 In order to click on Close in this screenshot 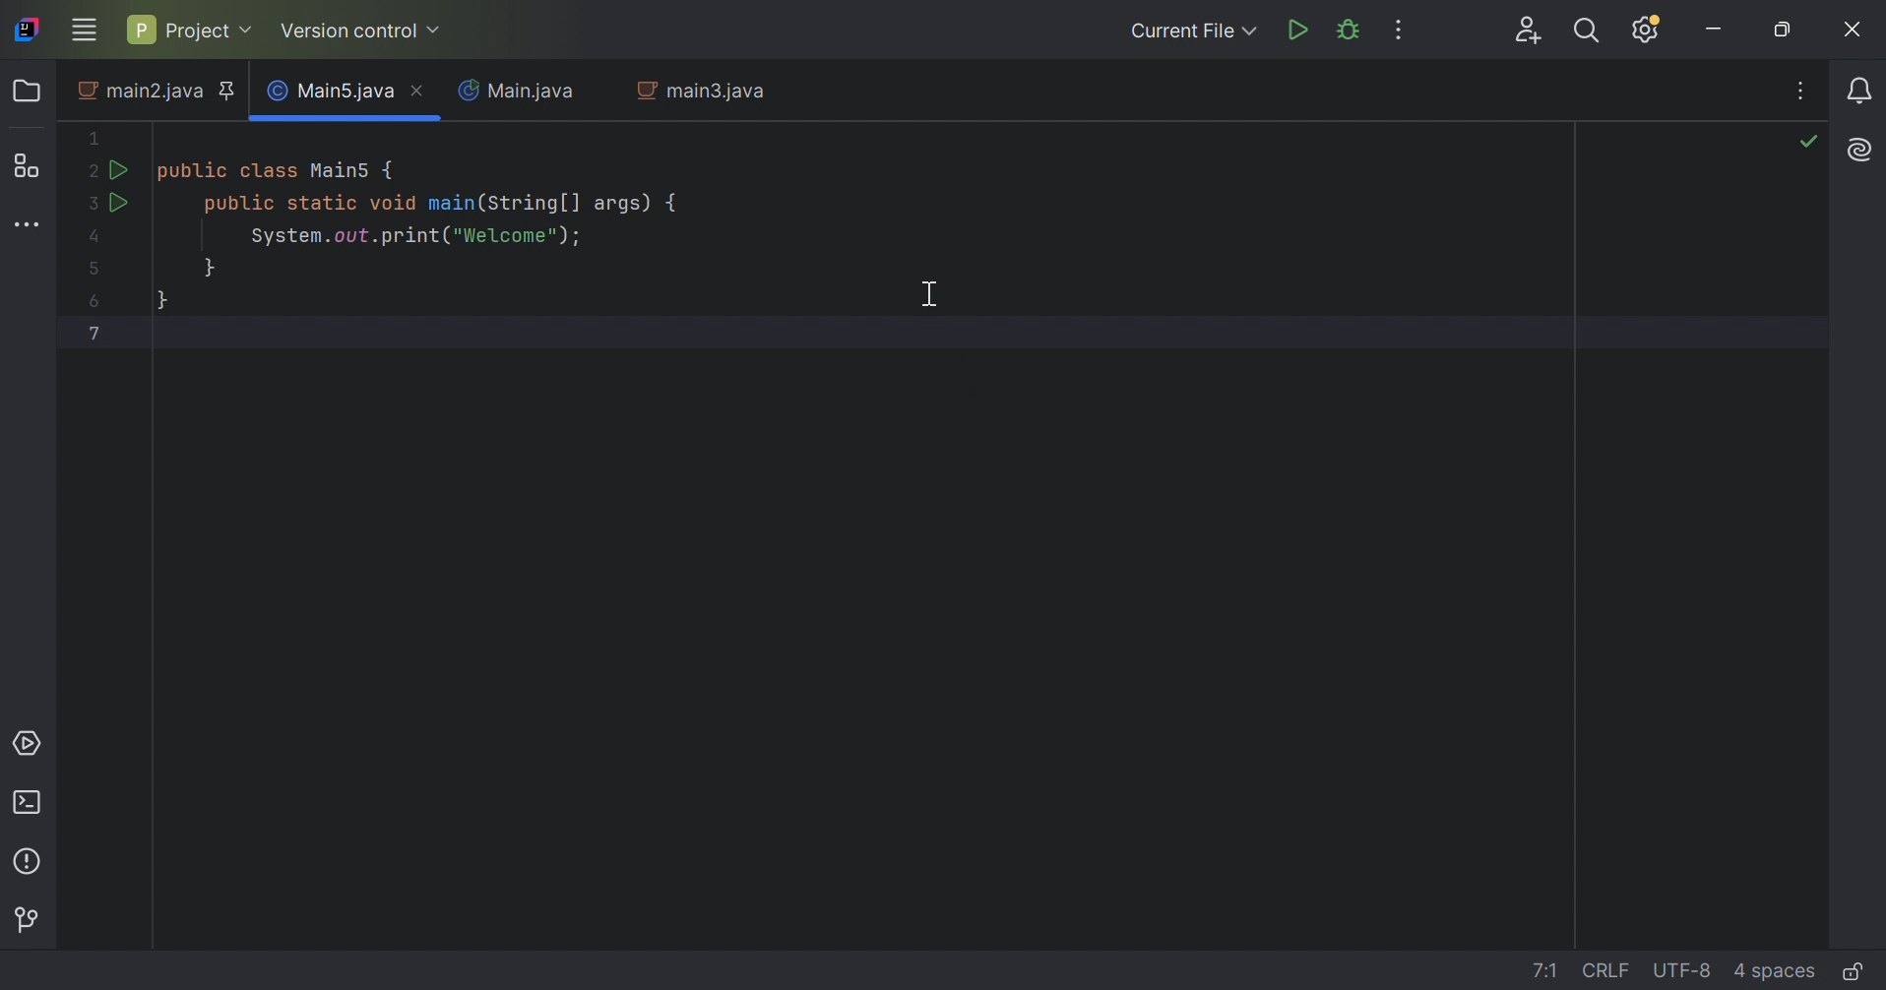, I will do `click(1854, 28)`.